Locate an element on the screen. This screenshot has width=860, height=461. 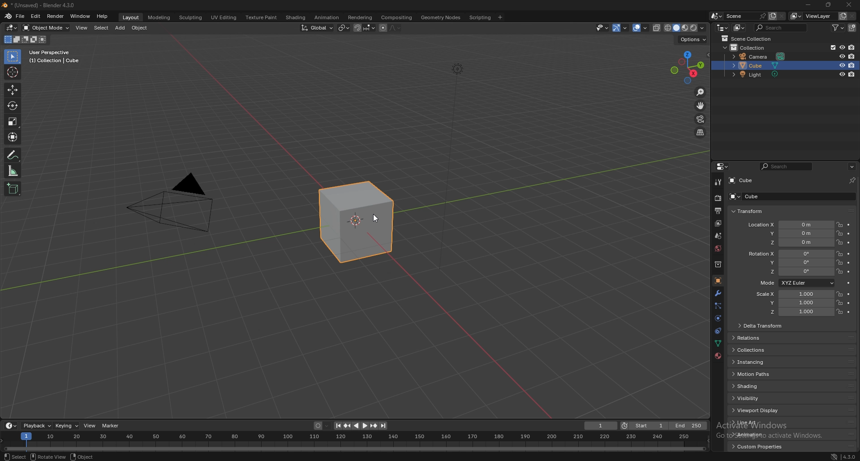
collection is located at coordinates (716, 264).